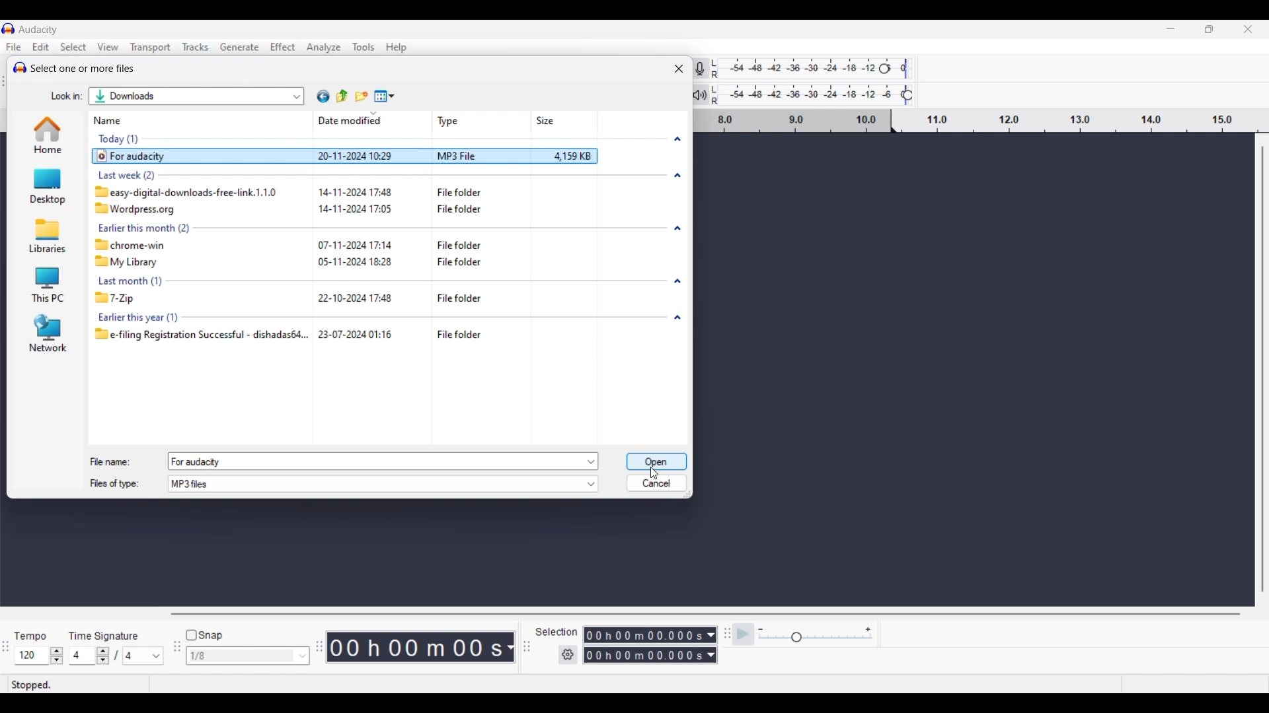 The image size is (1269, 713). I want to click on Tracks menu, so click(196, 47).